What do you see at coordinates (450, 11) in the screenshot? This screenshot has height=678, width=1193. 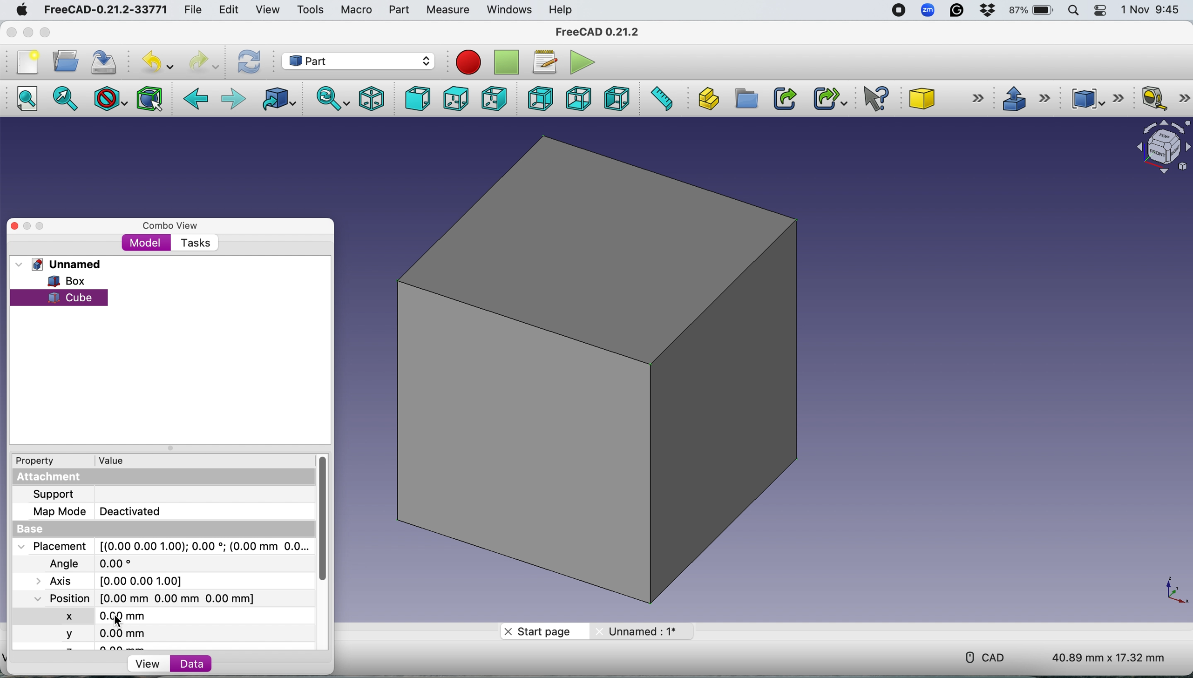 I see `Measure` at bounding box center [450, 11].